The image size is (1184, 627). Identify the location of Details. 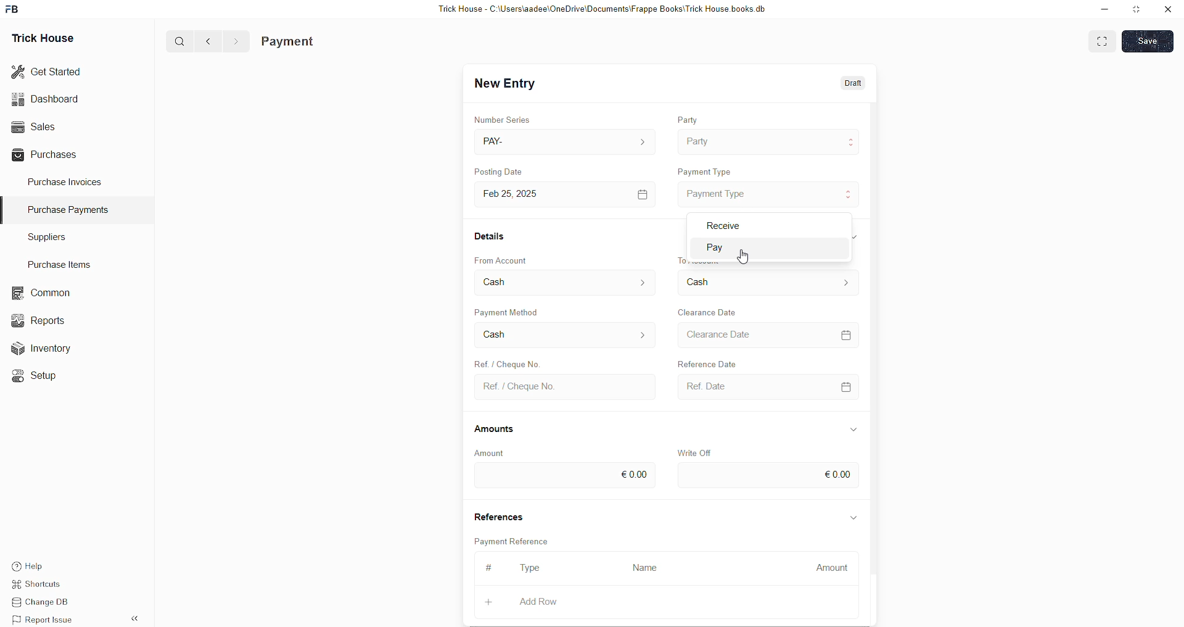
(492, 235).